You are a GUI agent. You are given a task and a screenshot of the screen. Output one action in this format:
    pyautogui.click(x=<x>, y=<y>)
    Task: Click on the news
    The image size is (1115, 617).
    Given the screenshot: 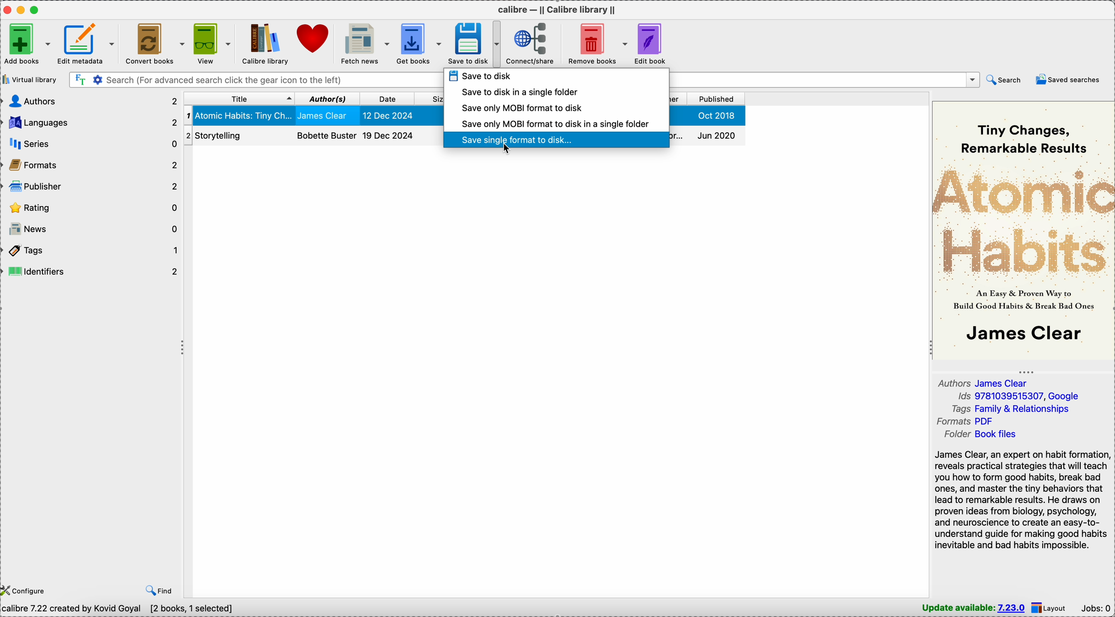 What is the action you would take?
    pyautogui.click(x=92, y=229)
    